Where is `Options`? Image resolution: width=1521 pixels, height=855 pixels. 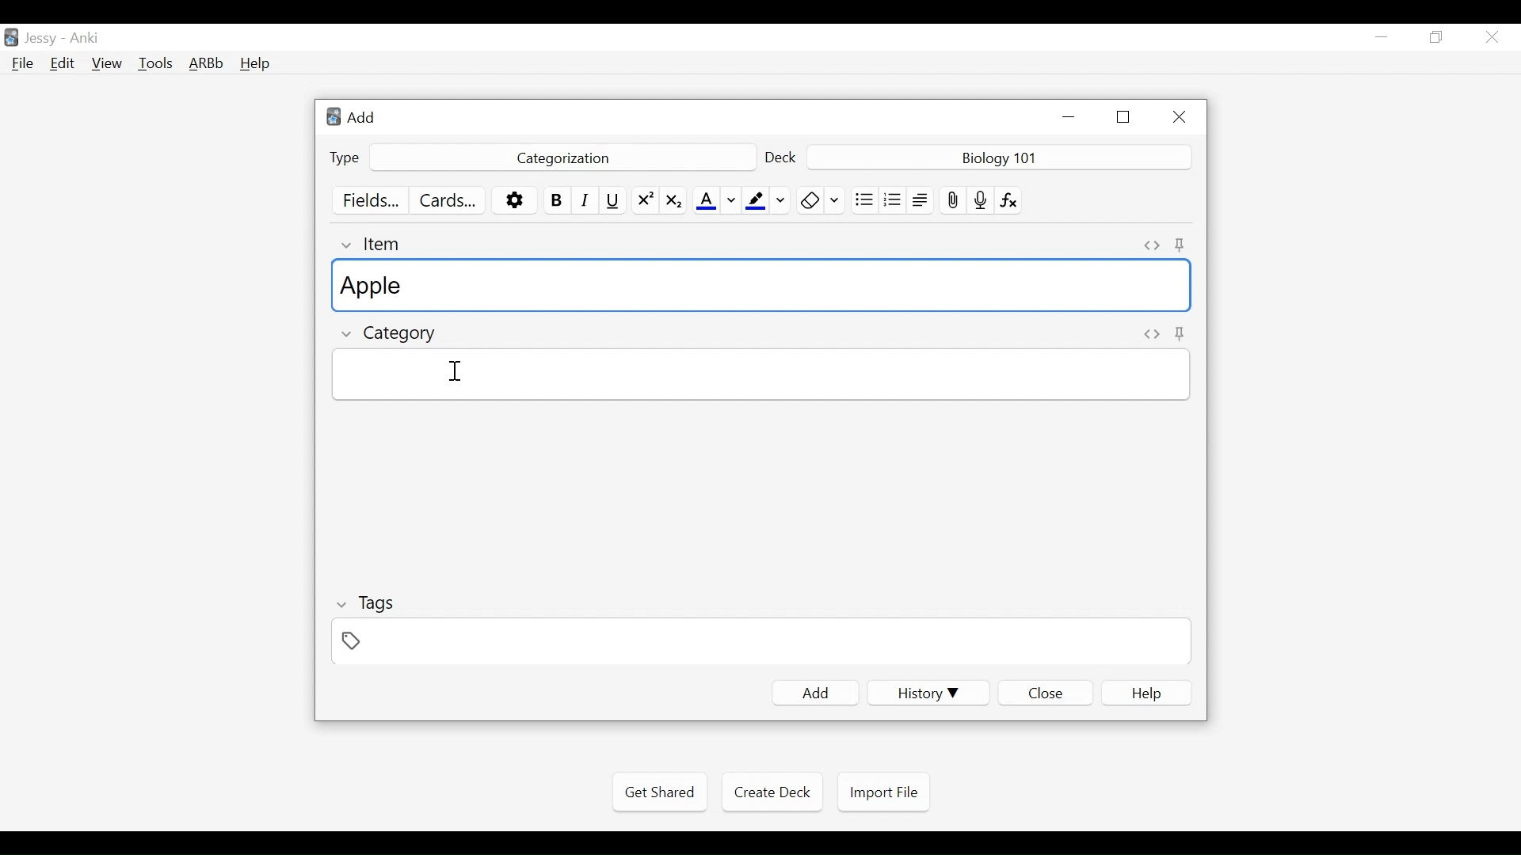
Options is located at coordinates (514, 201).